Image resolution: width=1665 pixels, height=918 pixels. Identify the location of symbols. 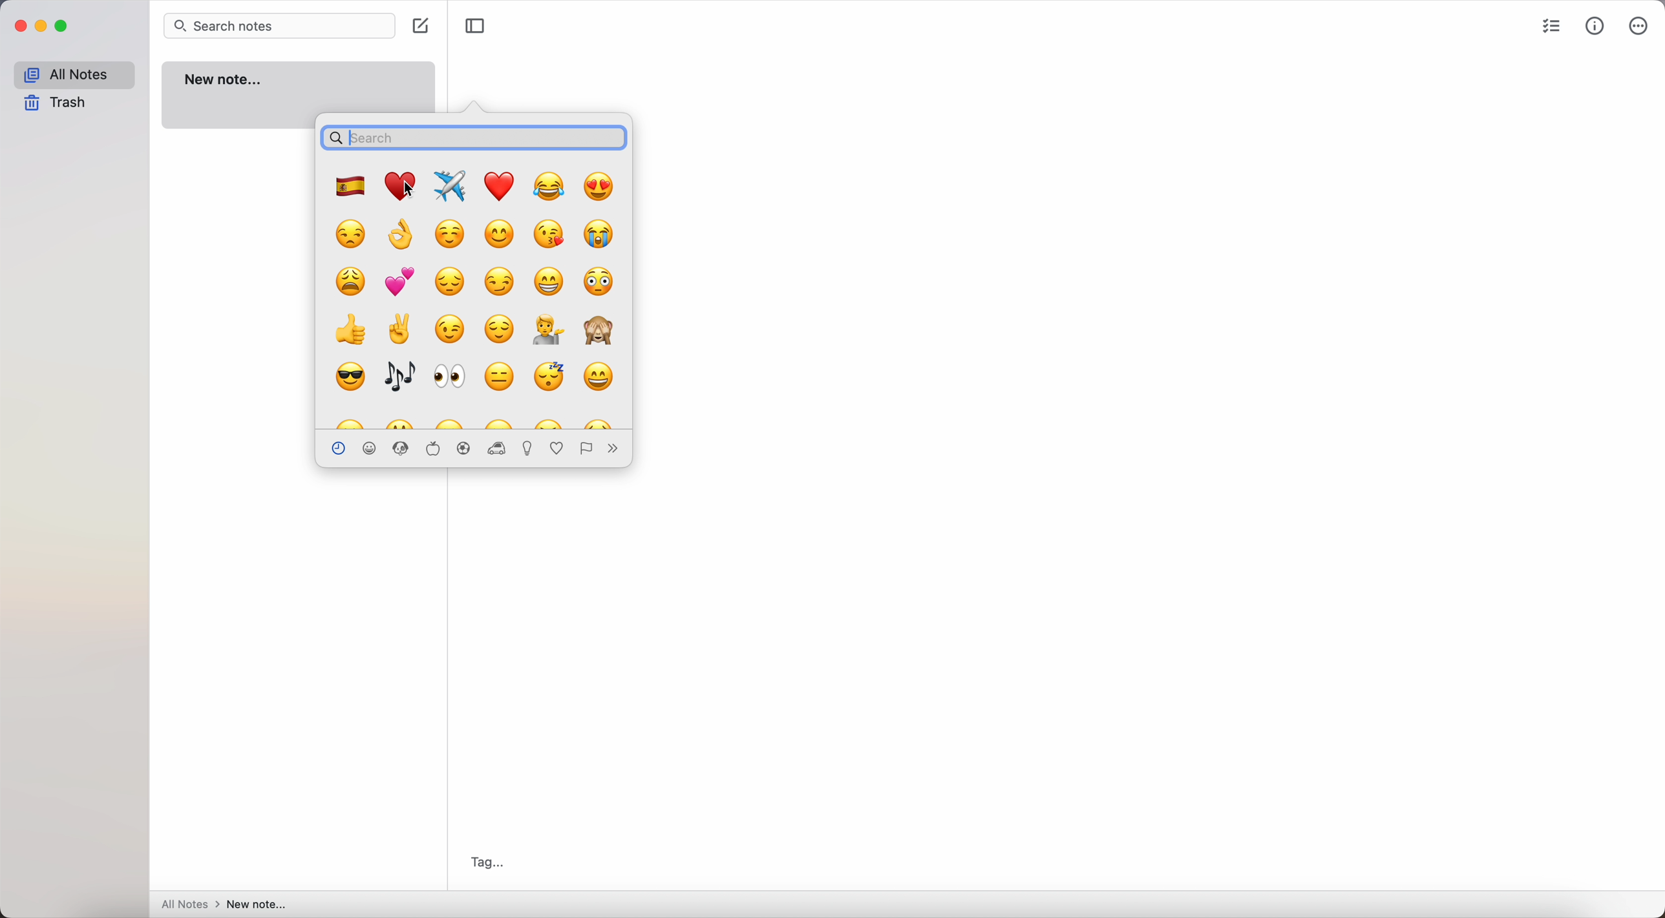
(557, 449).